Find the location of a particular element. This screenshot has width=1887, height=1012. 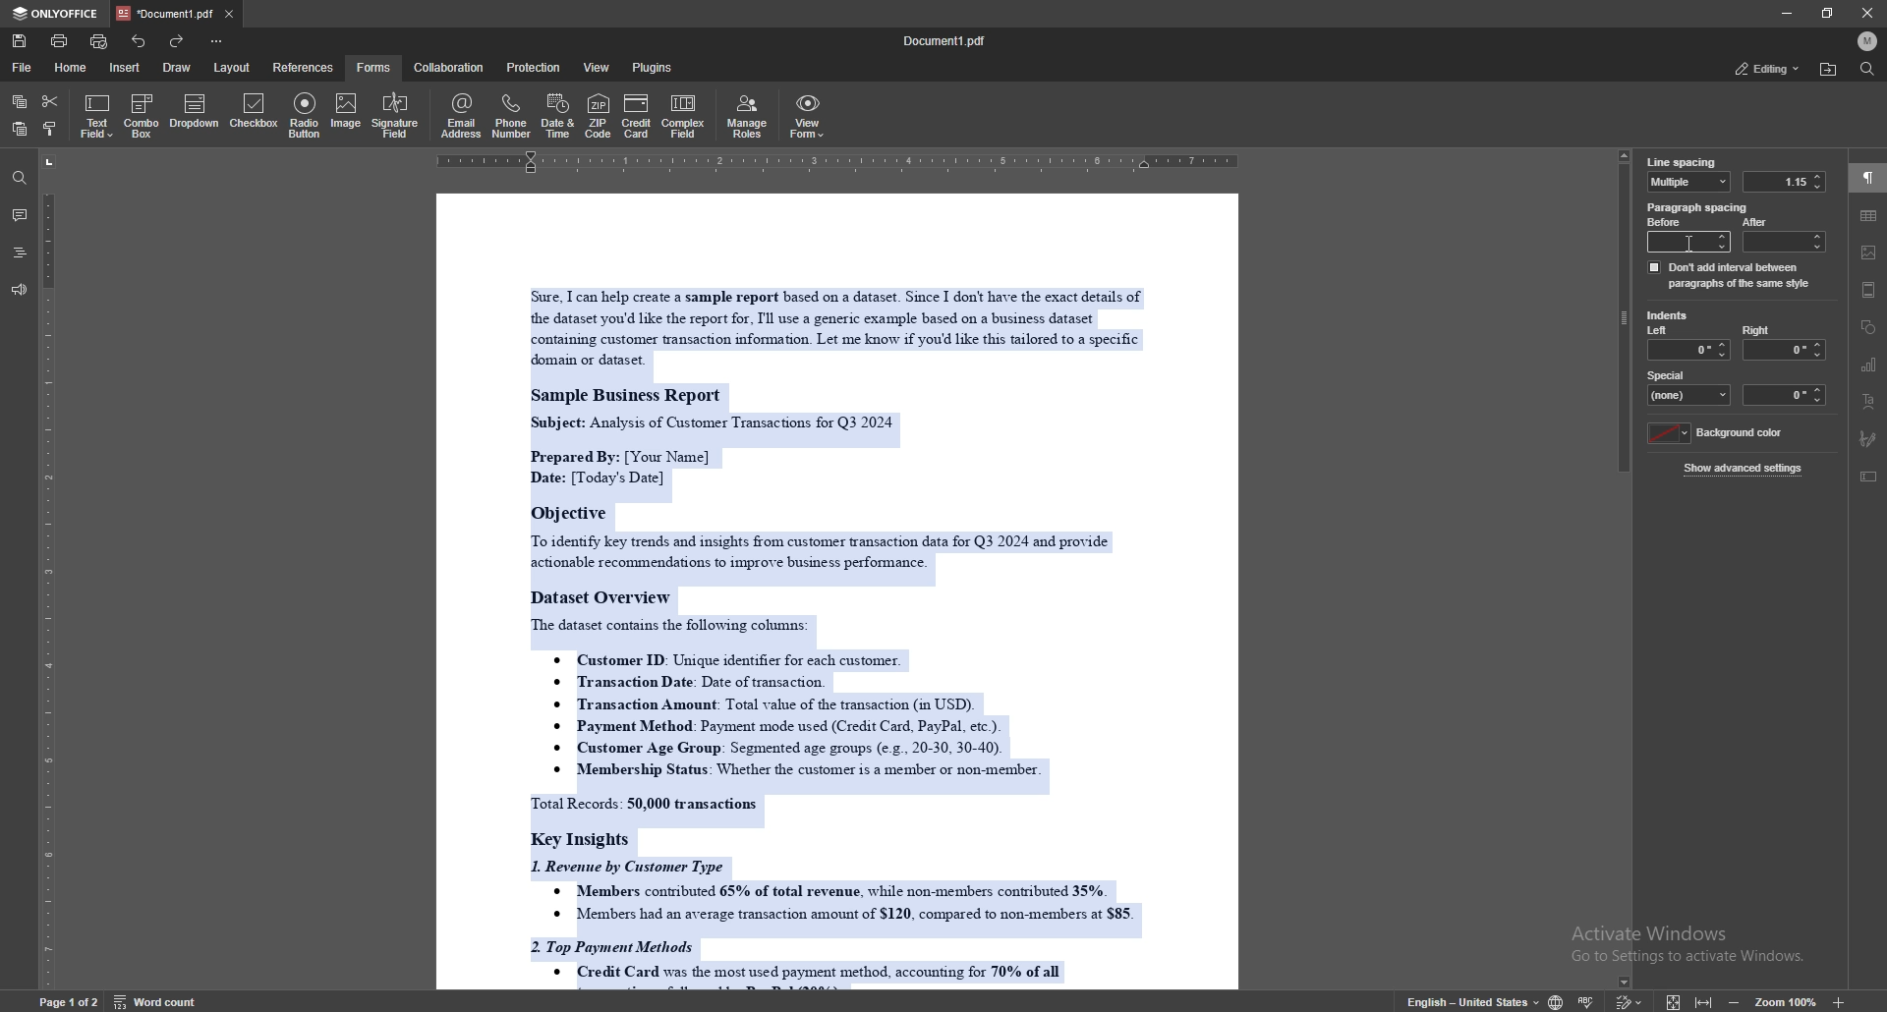

comment is located at coordinates (19, 215).